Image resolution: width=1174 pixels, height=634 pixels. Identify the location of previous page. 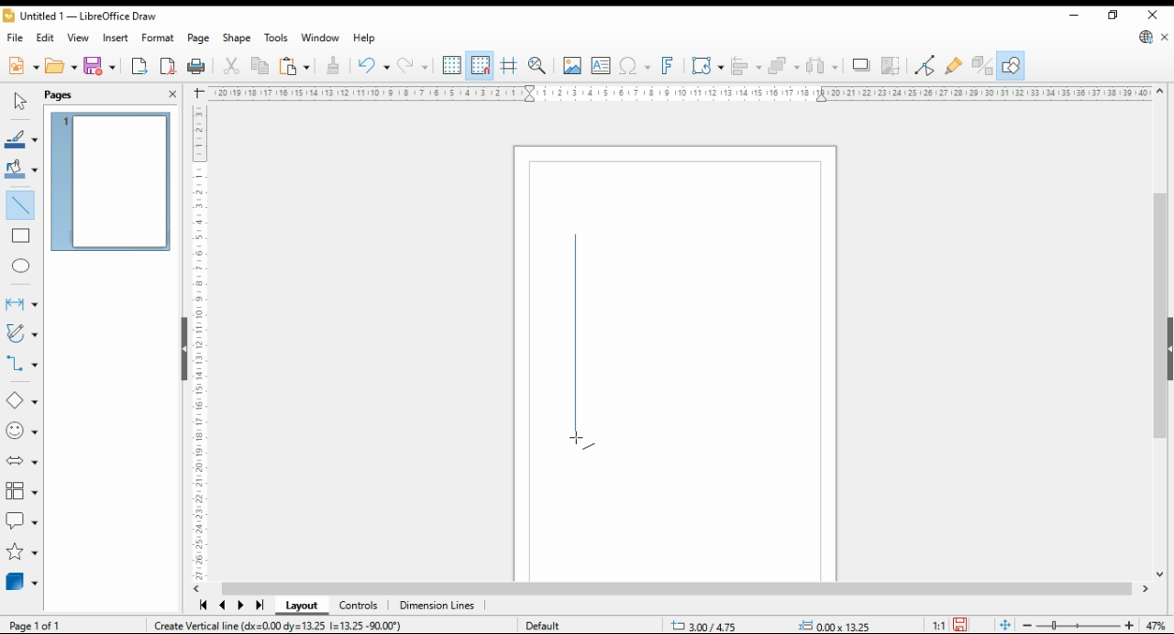
(224, 607).